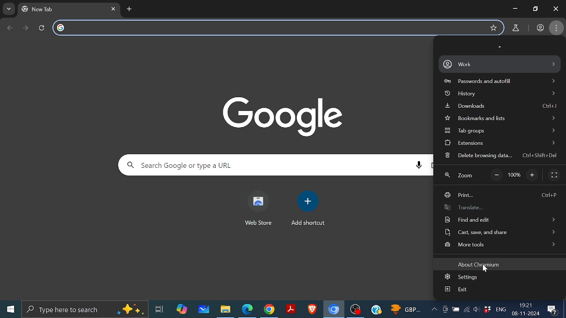 Image resolution: width=566 pixels, height=318 pixels. What do you see at coordinates (434, 311) in the screenshot?
I see `Show hidden Icon` at bounding box center [434, 311].